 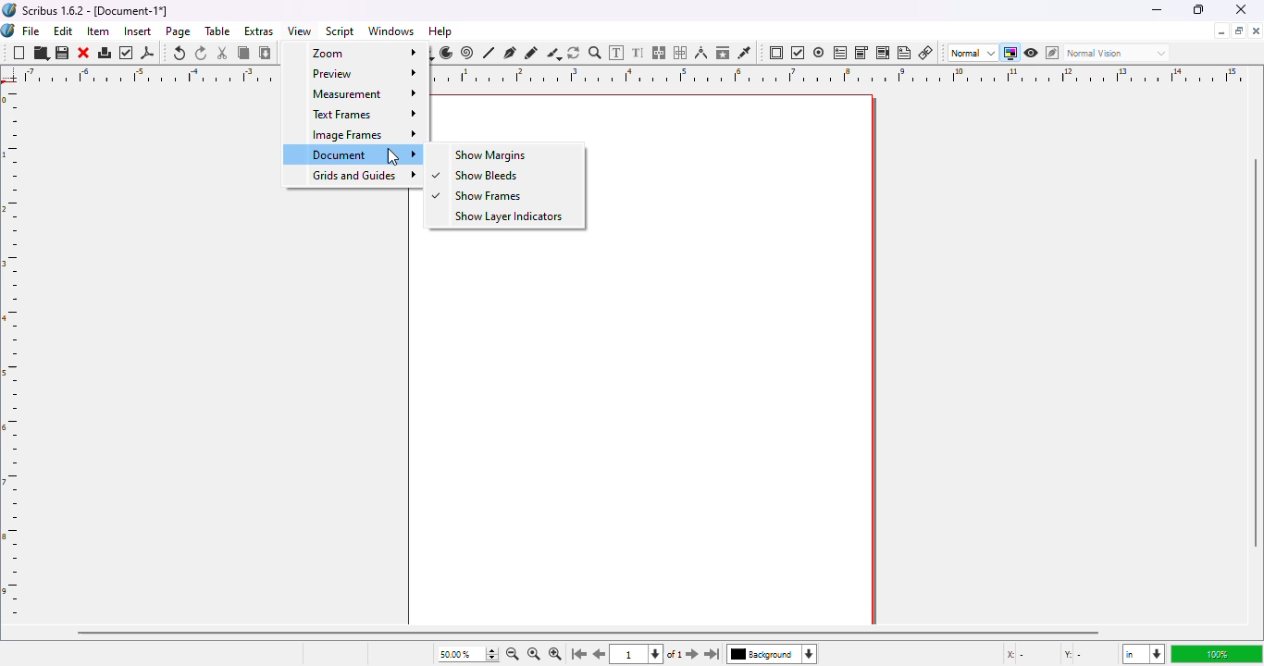 I want to click on go to the last page, so click(x=715, y=656).